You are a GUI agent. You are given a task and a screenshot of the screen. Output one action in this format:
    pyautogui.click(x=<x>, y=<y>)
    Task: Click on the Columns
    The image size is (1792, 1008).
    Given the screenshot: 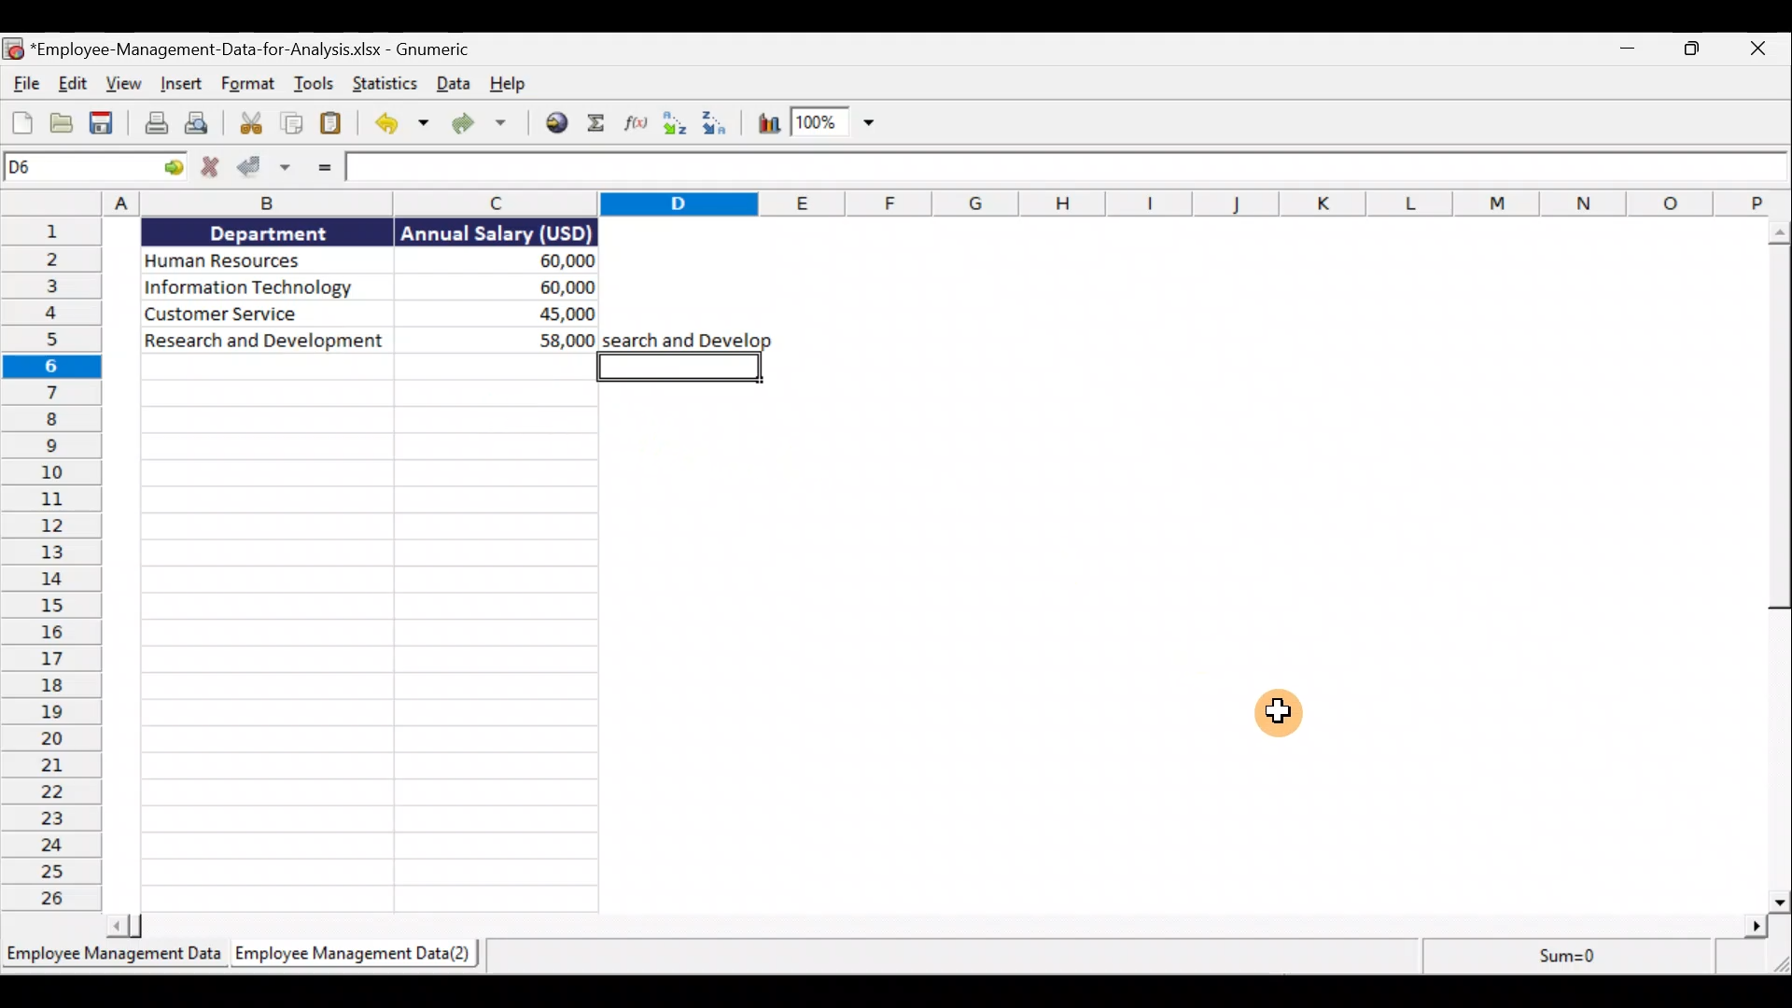 What is the action you would take?
    pyautogui.click(x=900, y=204)
    